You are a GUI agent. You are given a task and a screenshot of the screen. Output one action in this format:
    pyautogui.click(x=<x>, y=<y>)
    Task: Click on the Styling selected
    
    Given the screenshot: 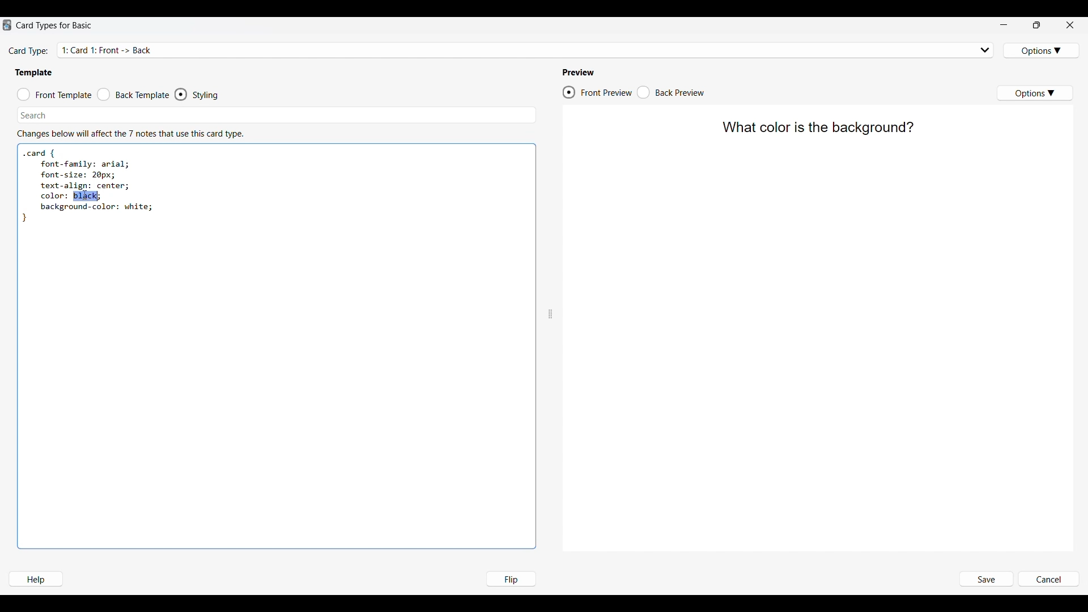 What is the action you would take?
    pyautogui.click(x=181, y=94)
    